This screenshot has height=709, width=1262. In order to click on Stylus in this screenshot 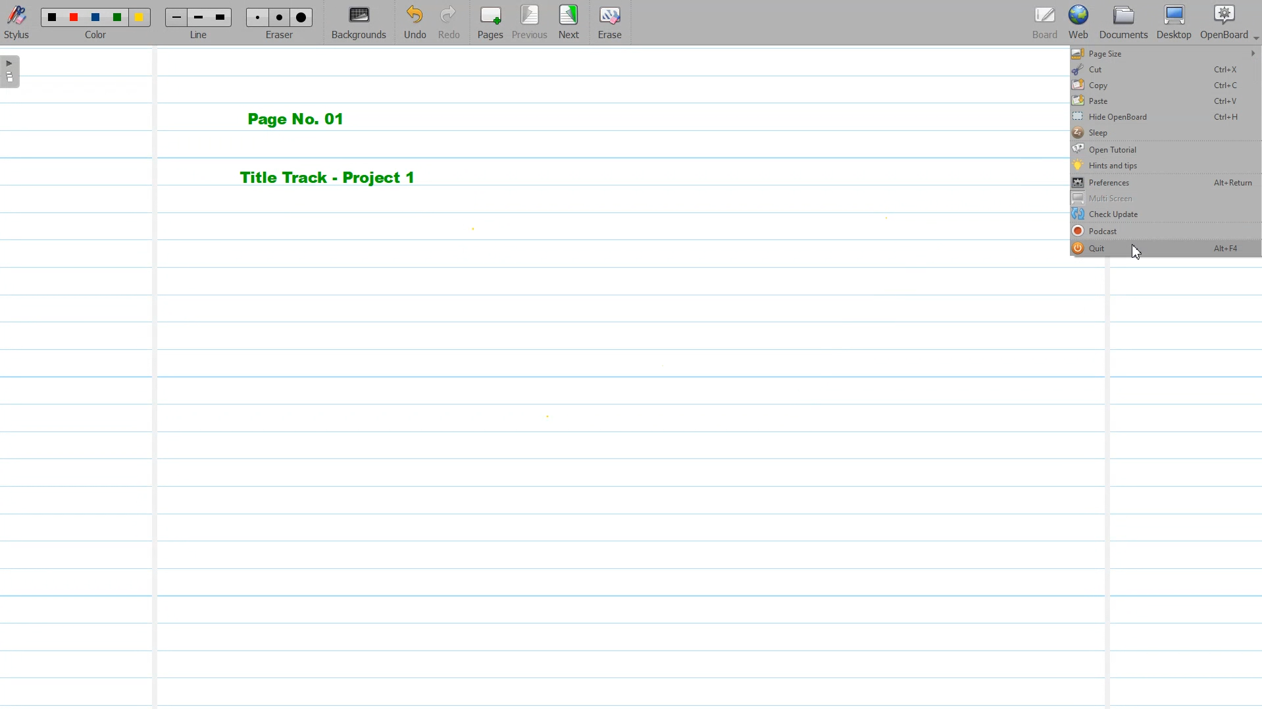, I will do `click(18, 23)`.